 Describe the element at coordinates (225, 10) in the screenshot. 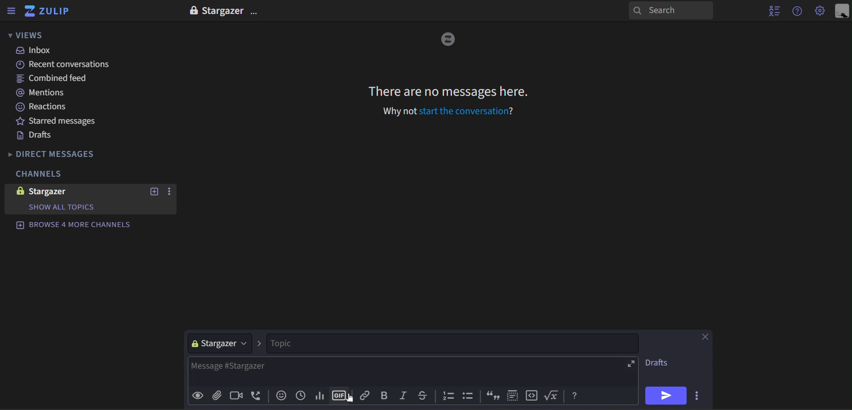

I see `Stargazer` at that location.